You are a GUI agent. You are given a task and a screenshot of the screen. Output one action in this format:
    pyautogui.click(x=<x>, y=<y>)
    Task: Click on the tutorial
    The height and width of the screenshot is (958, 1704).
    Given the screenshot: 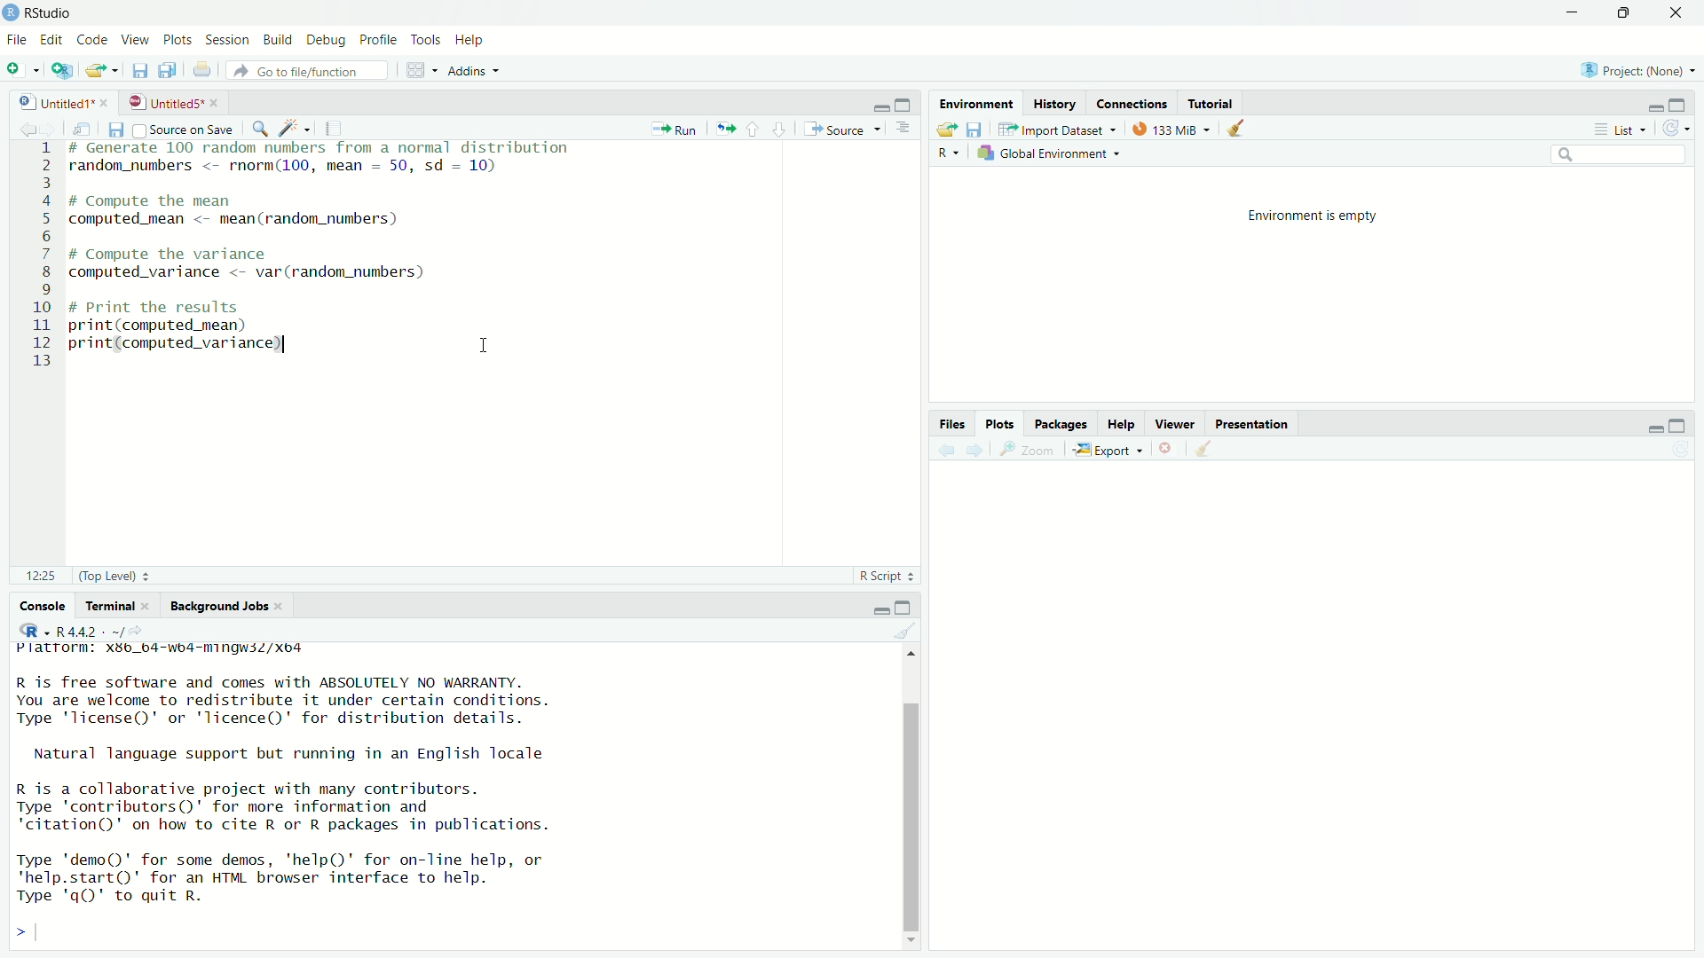 What is the action you would take?
    pyautogui.click(x=1211, y=103)
    